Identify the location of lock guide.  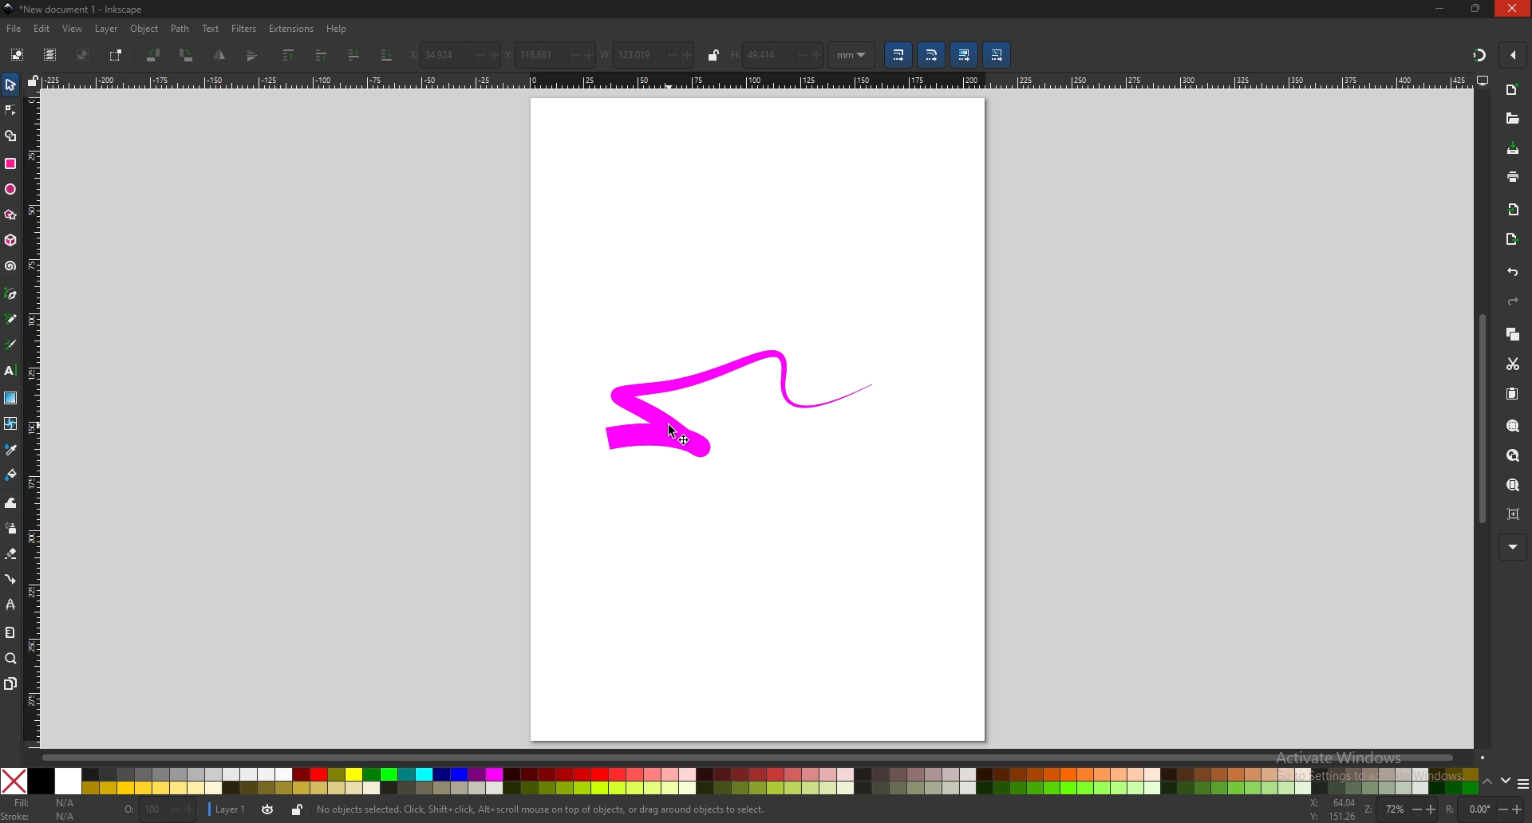
(33, 81).